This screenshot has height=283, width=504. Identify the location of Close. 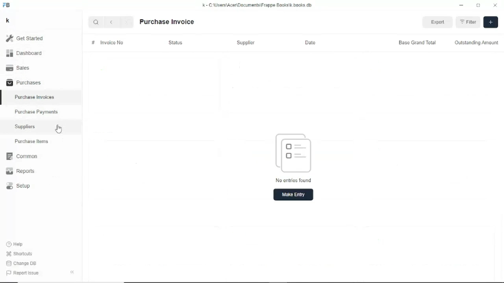
(495, 5).